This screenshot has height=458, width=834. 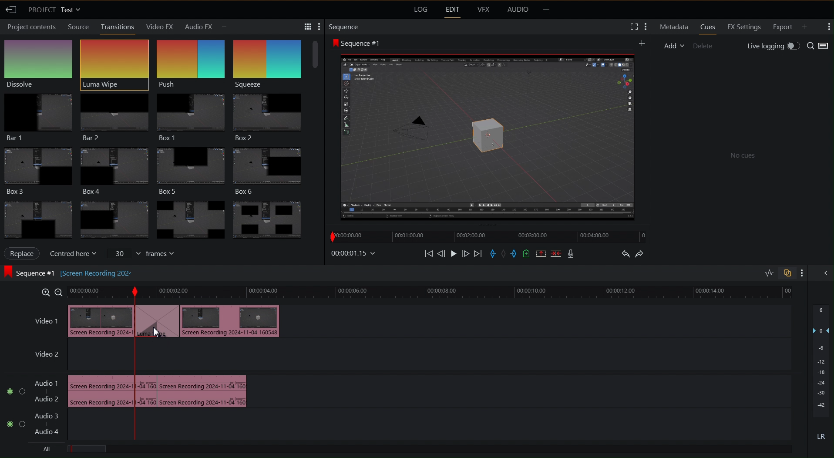 What do you see at coordinates (272, 59) in the screenshot?
I see `Sequence` at bounding box center [272, 59].